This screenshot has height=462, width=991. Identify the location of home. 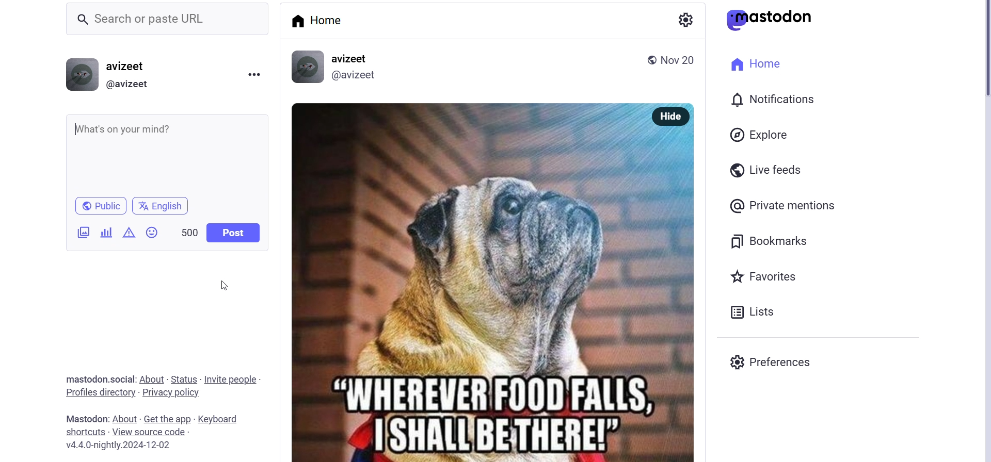
(752, 63).